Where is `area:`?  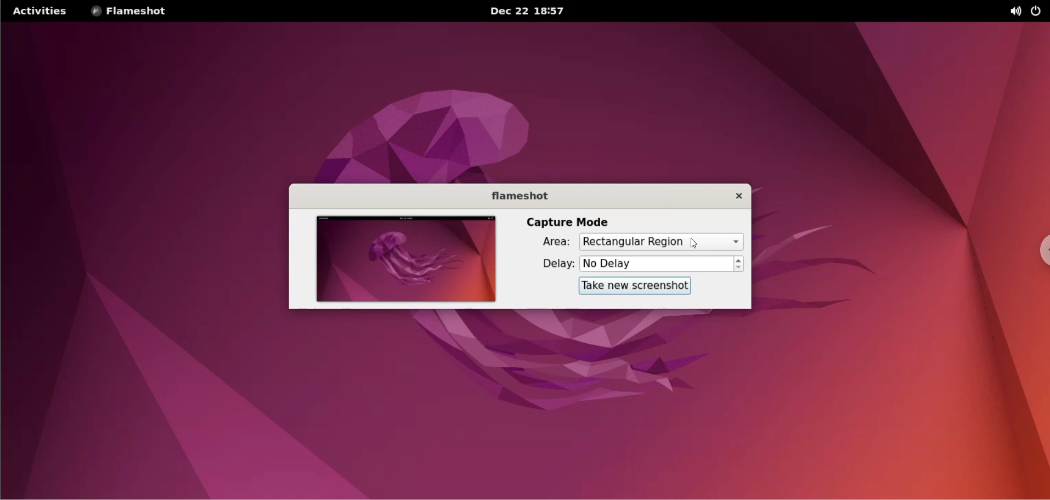
area: is located at coordinates (545, 244).